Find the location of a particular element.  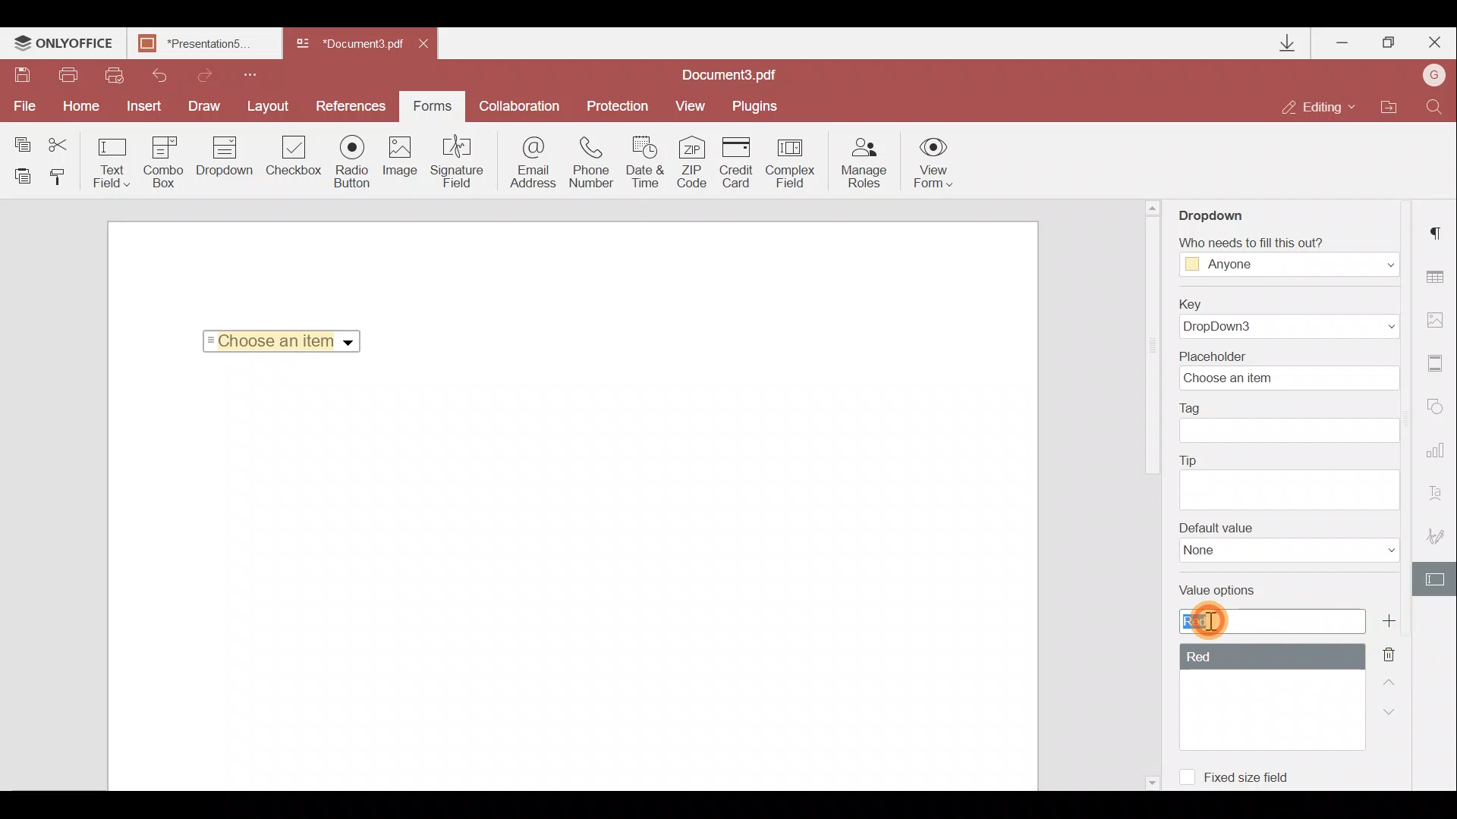

Add is located at coordinates (1388, 620).